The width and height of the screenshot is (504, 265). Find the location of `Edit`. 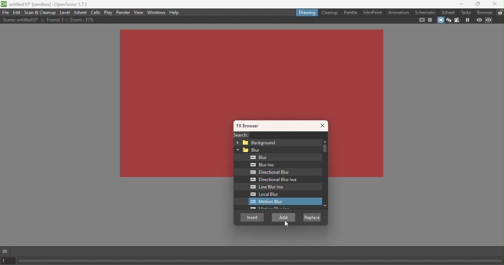

Edit is located at coordinates (17, 13).